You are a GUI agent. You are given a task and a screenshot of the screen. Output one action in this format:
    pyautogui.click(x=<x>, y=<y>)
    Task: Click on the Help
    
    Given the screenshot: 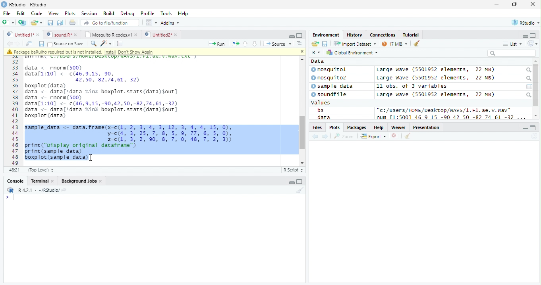 What is the action you would take?
    pyautogui.click(x=379, y=127)
    